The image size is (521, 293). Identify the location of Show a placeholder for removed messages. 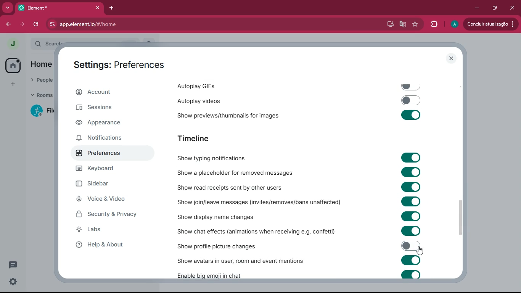
(301, 172).